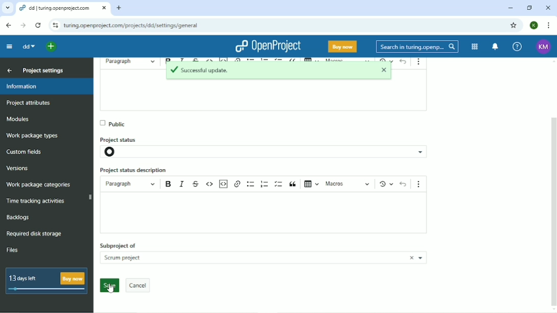  What do you see at coordinates (475, 46) in the screenshot?
I see `Modules` at bounding box center [475, 46].